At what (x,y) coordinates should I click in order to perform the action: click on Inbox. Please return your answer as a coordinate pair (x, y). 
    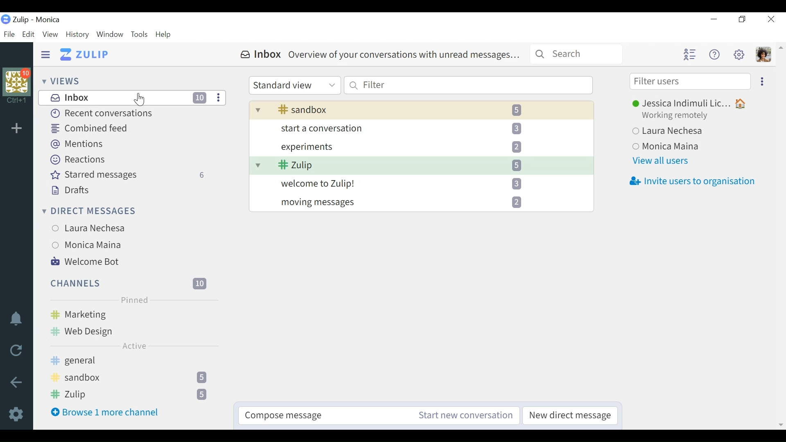
    Looking at the image, I should click on (132, 98).